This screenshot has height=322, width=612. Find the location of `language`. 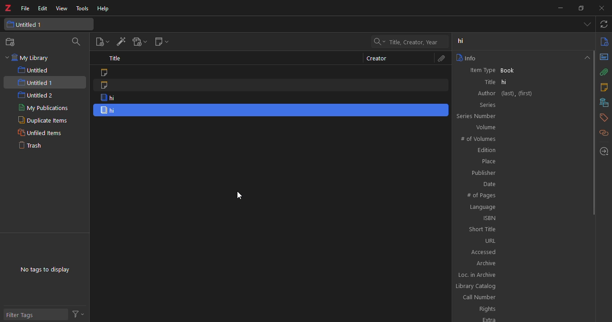

language is located at coordinates (483, 208).